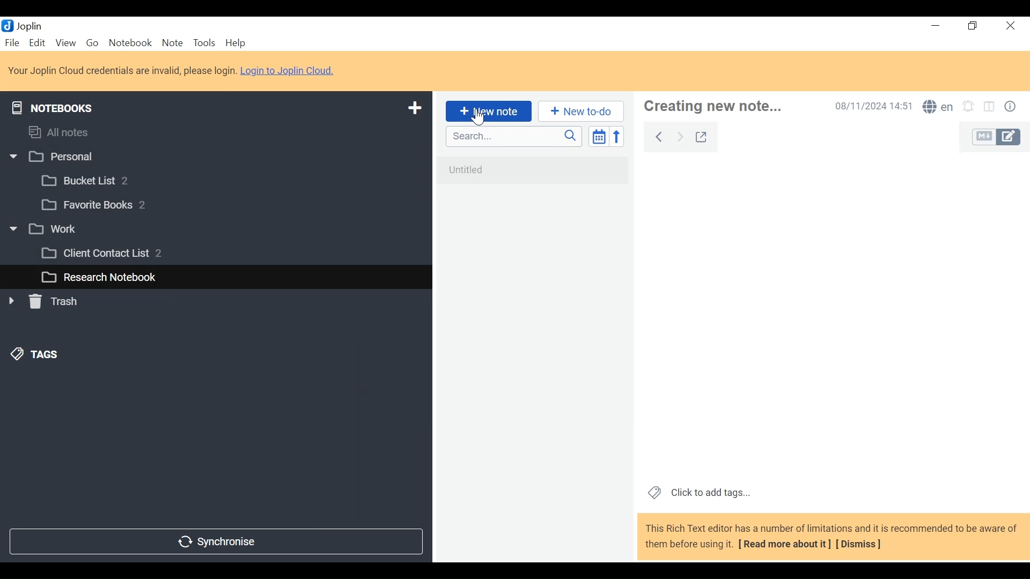 The height and width of the screenshot is (579, 1030). I want to click on Close, so click(1009, 26).